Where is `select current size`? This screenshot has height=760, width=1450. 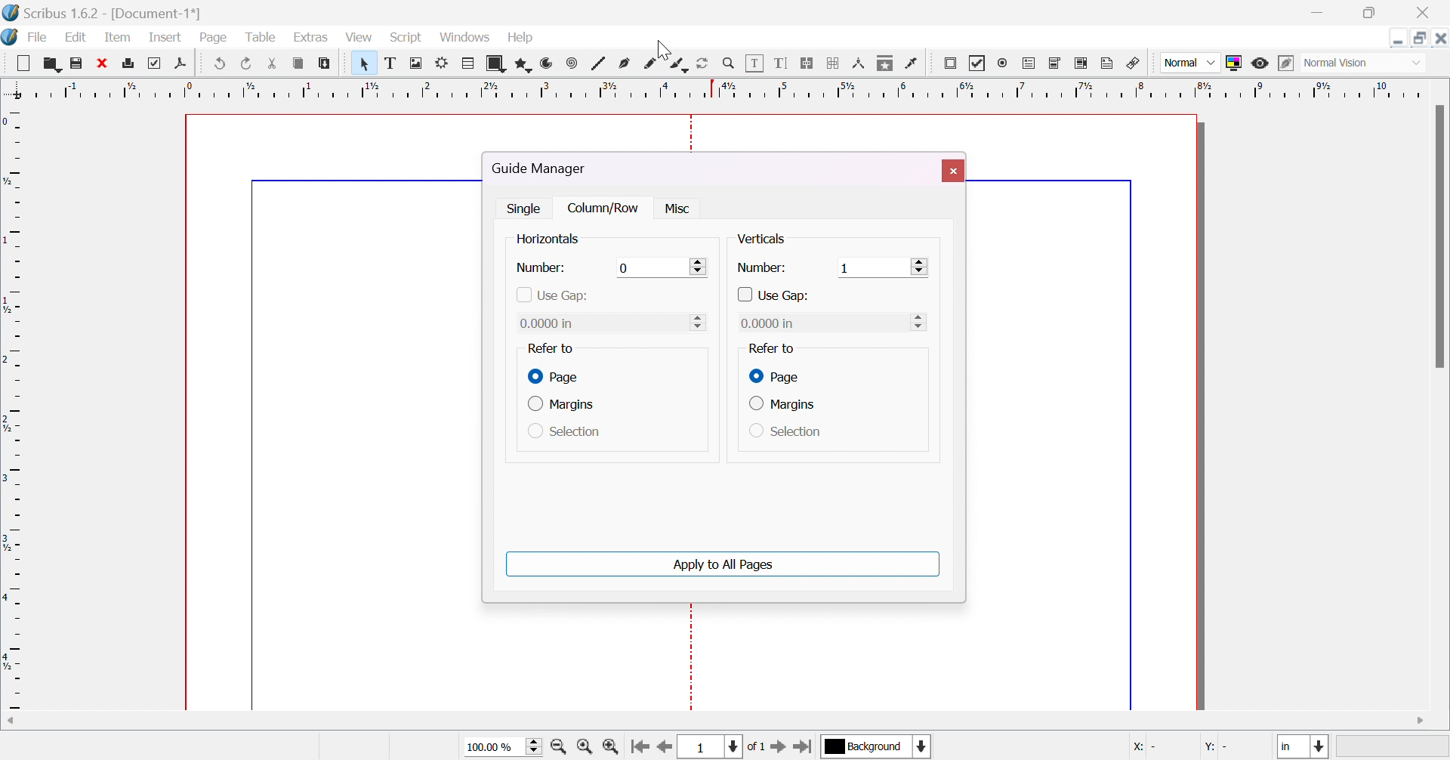 select current size is located at coordinates (502, 745).